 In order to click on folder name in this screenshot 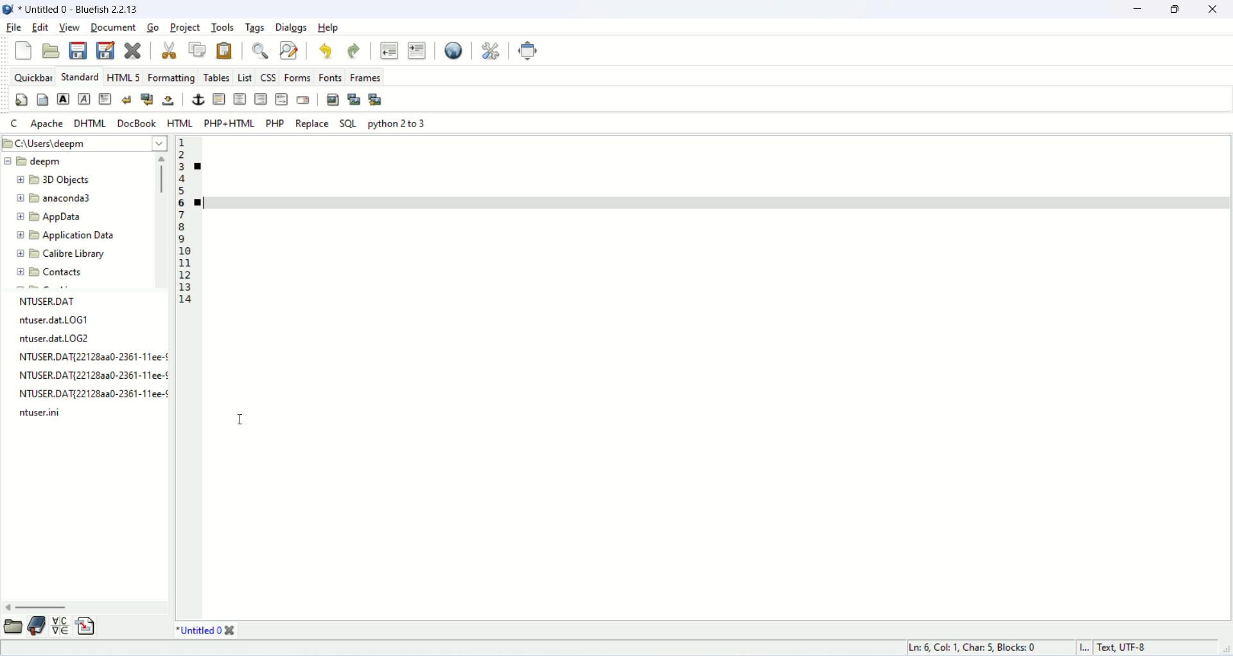, I will do `click(64, 197)`.